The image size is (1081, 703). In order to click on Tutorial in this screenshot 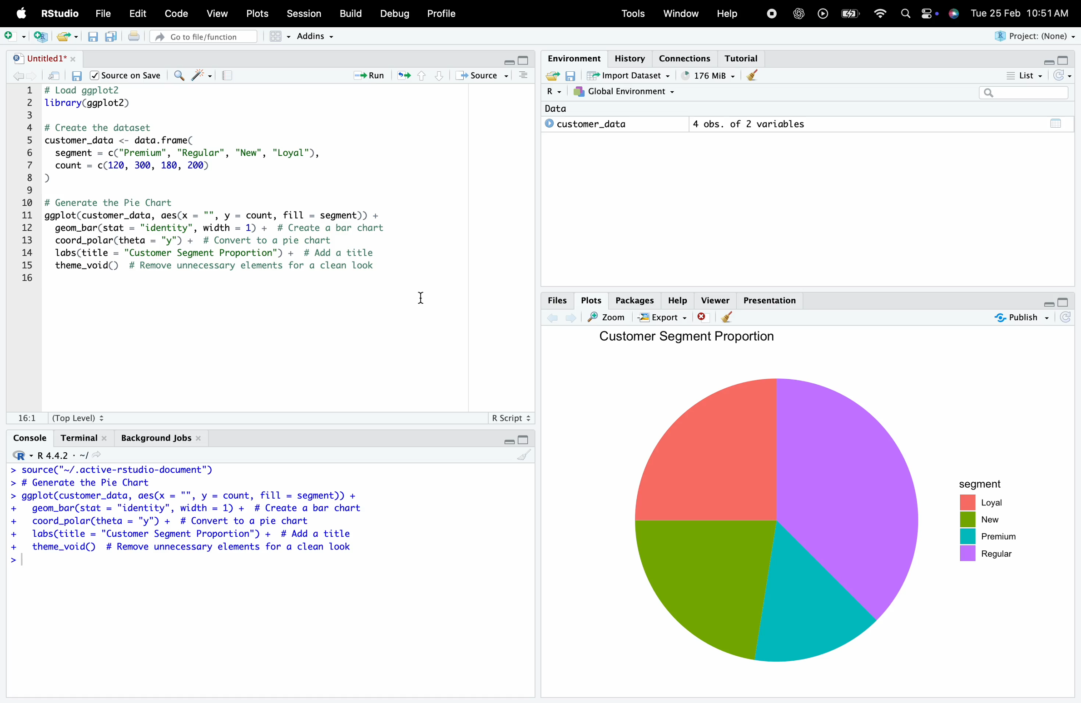, I will do `click(745, 58)`.